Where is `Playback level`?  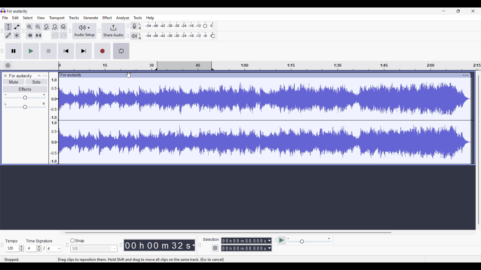
Playback level is located at coordinates (175, 36).